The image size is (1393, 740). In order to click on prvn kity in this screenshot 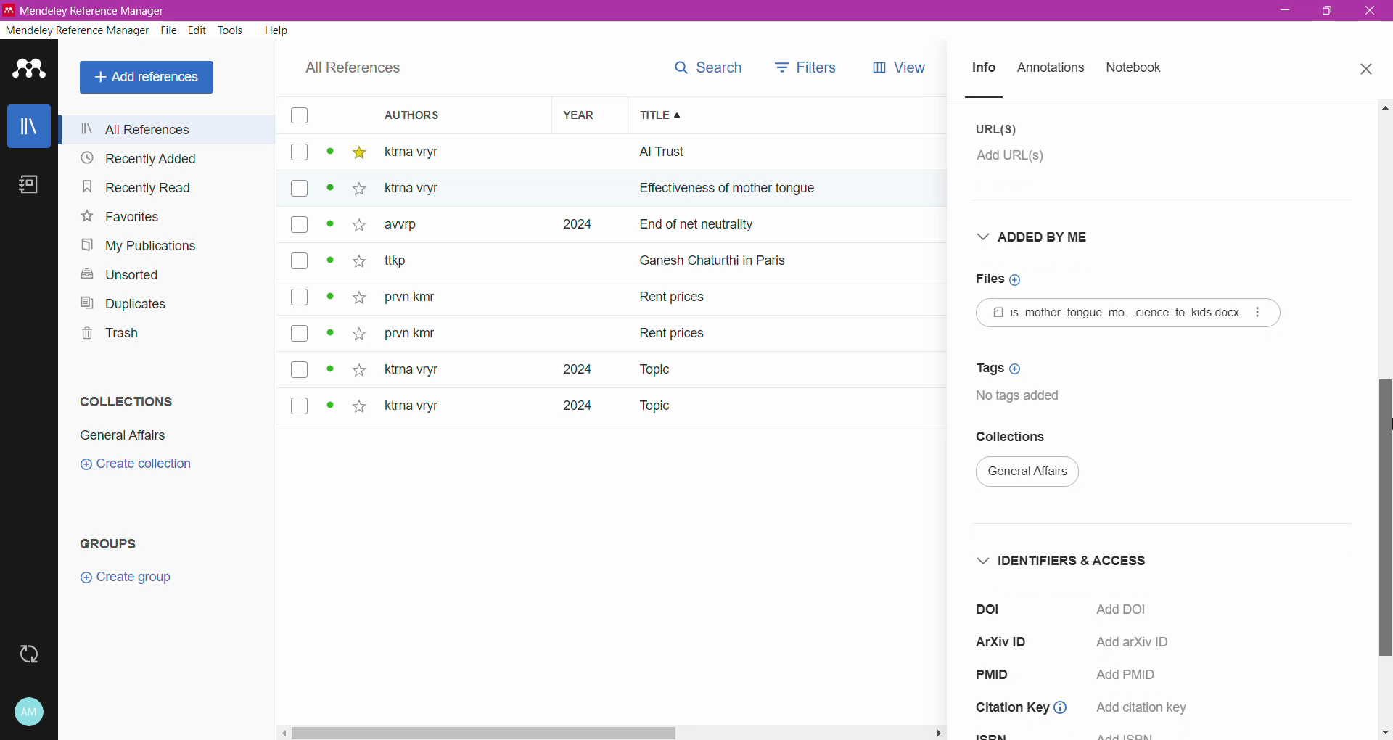, I will do `click(419, 298)`.